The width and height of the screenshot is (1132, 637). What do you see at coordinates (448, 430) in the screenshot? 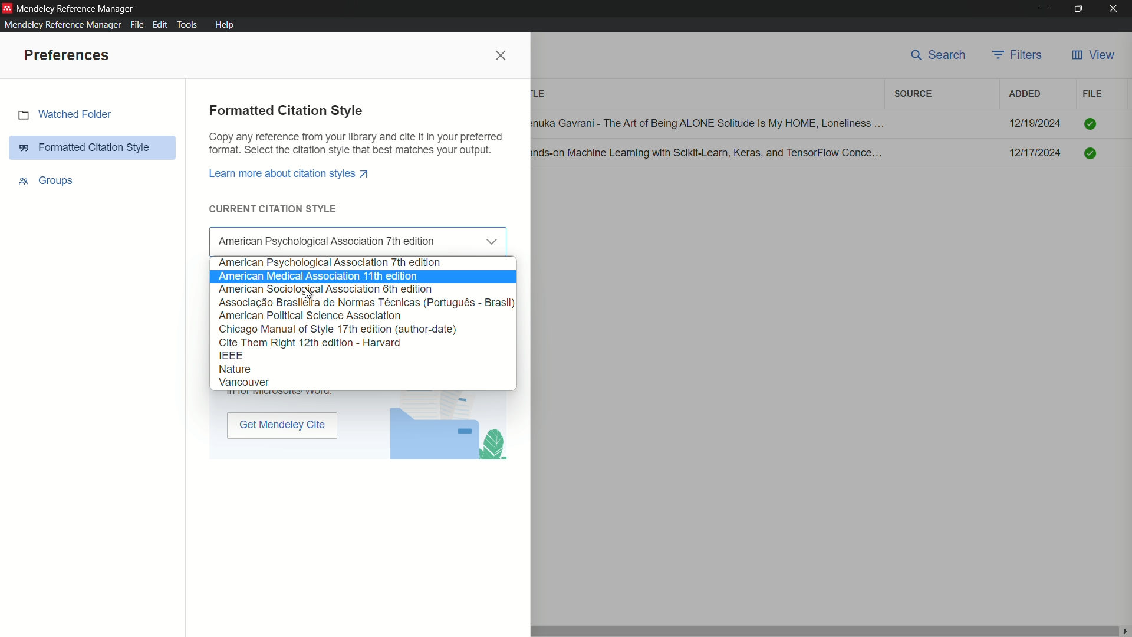
I see `photo` at bounding box center [448, 430].